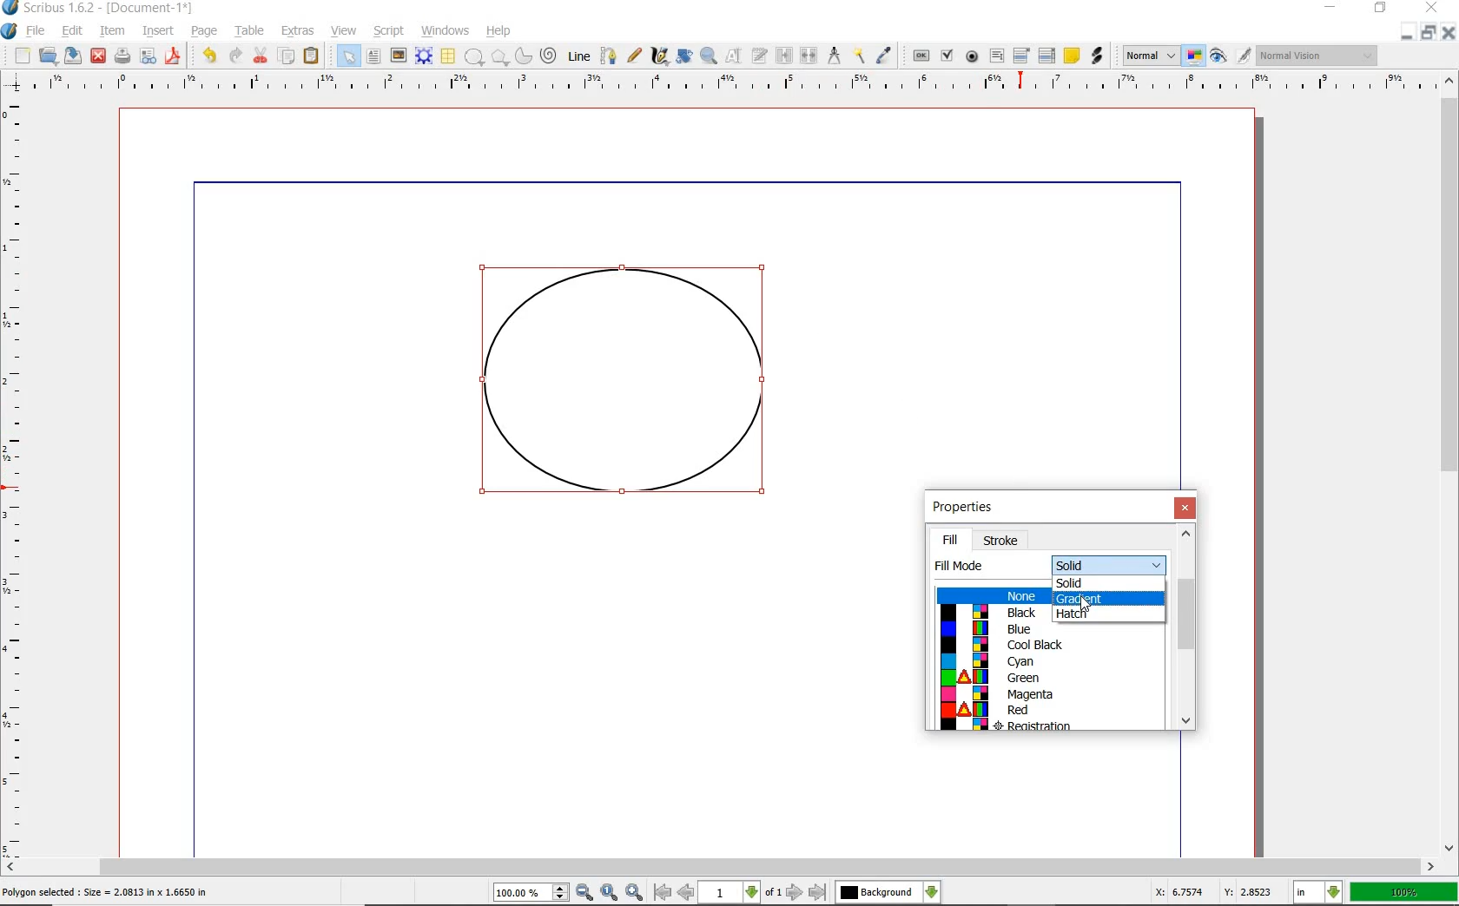 The width and height of the screenshot is (1459, 906). I want to click on CUT, so click(261, 55).